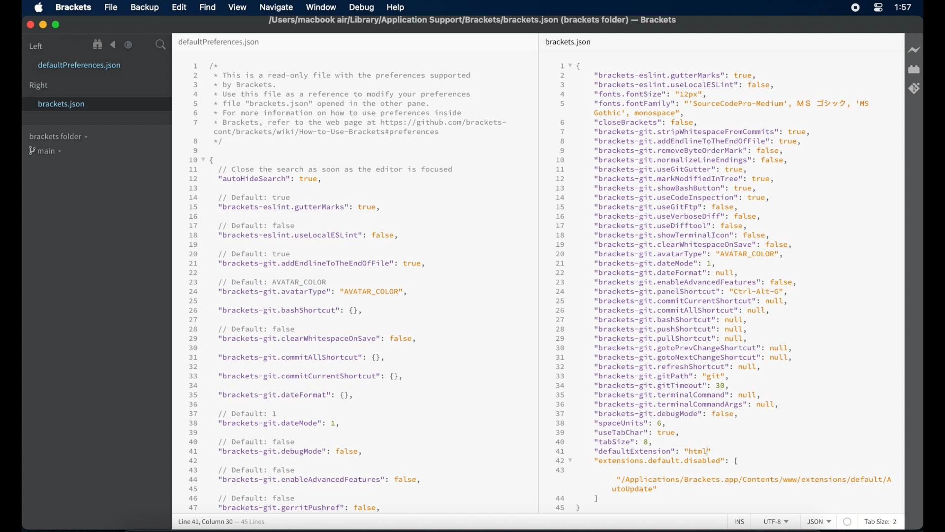  What do you see at coordinates (58, 136) in the screenshot?
I see `brackets folder` at bounding box center [58, 136].